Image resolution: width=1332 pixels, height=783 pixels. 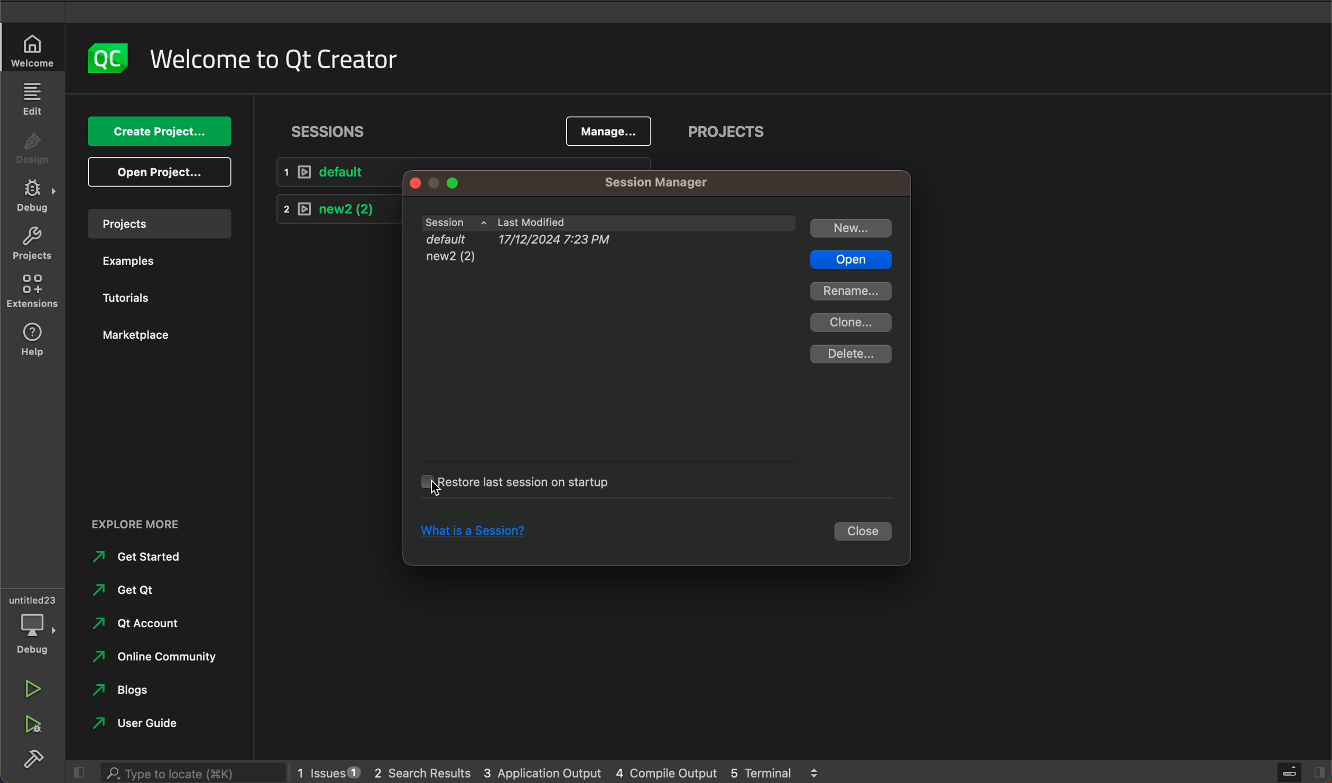 What do you see at coordinates (34, 244) in the screenshot?
I see `projects` at bounding box center [34, 244].